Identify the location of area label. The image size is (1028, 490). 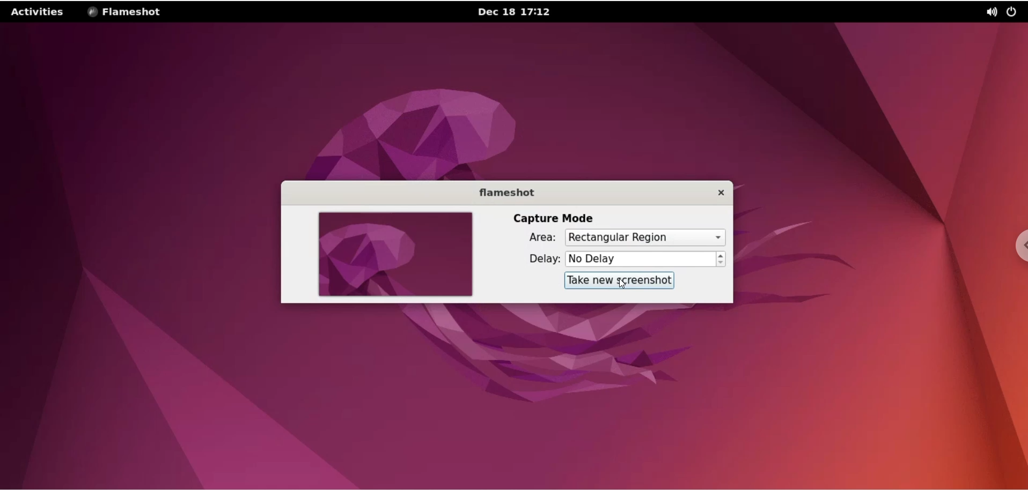
(537, 238).